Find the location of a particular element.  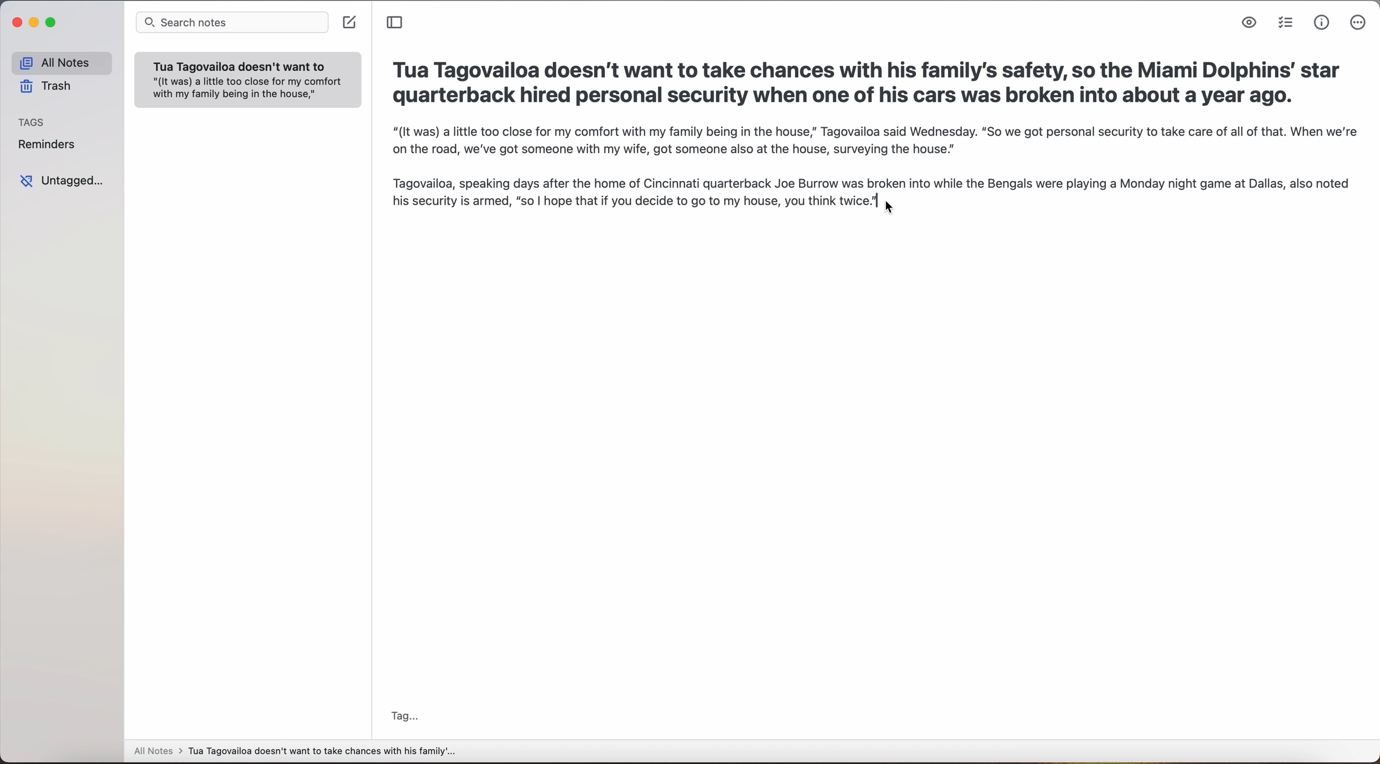

check list is located at coordinates (1286, 24).